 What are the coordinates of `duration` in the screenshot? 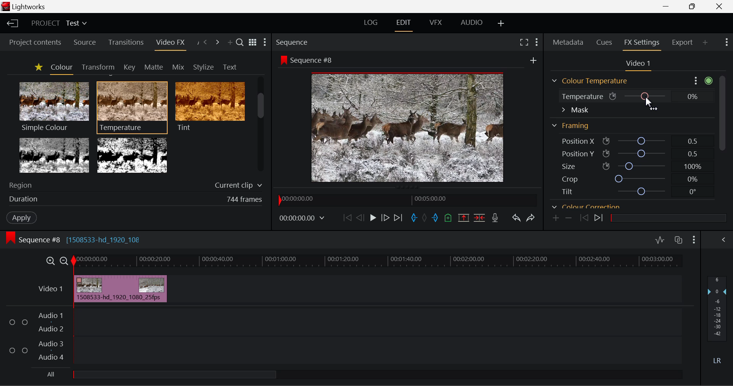 It's located at (21, 199).